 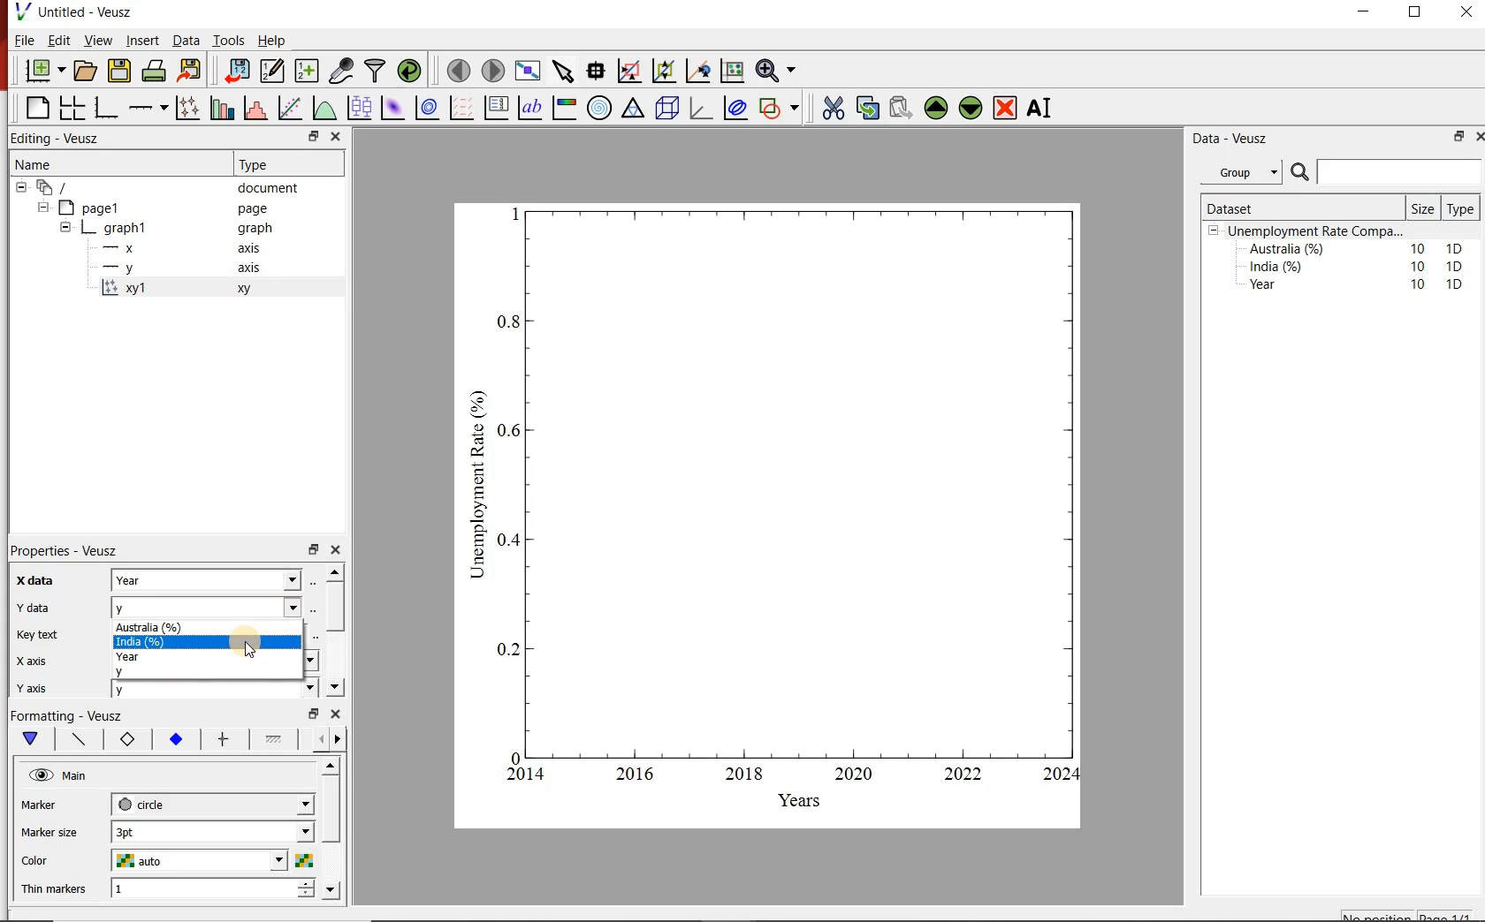 What do you see at coordinates (564, 109) in the screenshot?
I see `image color bar` at bounding box center [564, 109].